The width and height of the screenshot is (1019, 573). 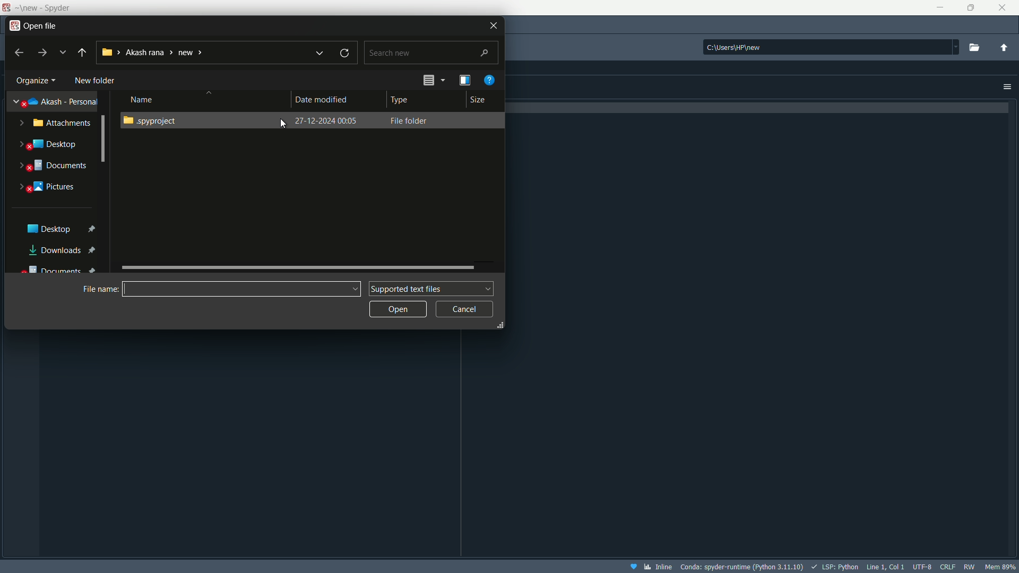 What do you see at coordinates (326, 99) in the screenshot?
I see `Date modified` at bounding box center [326, 99].